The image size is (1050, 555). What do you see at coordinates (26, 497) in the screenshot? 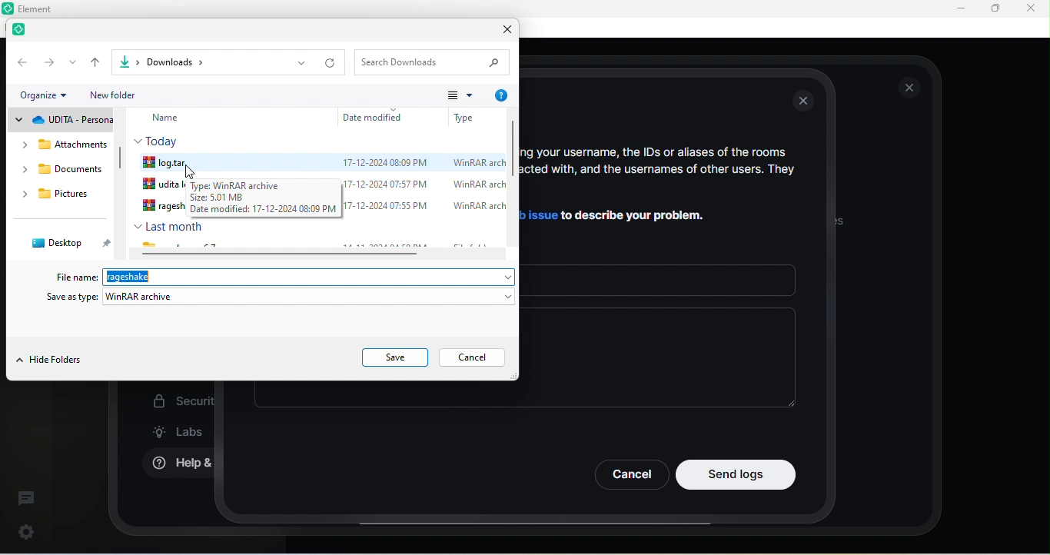
I see `thread` at bounding box center [26, 497].